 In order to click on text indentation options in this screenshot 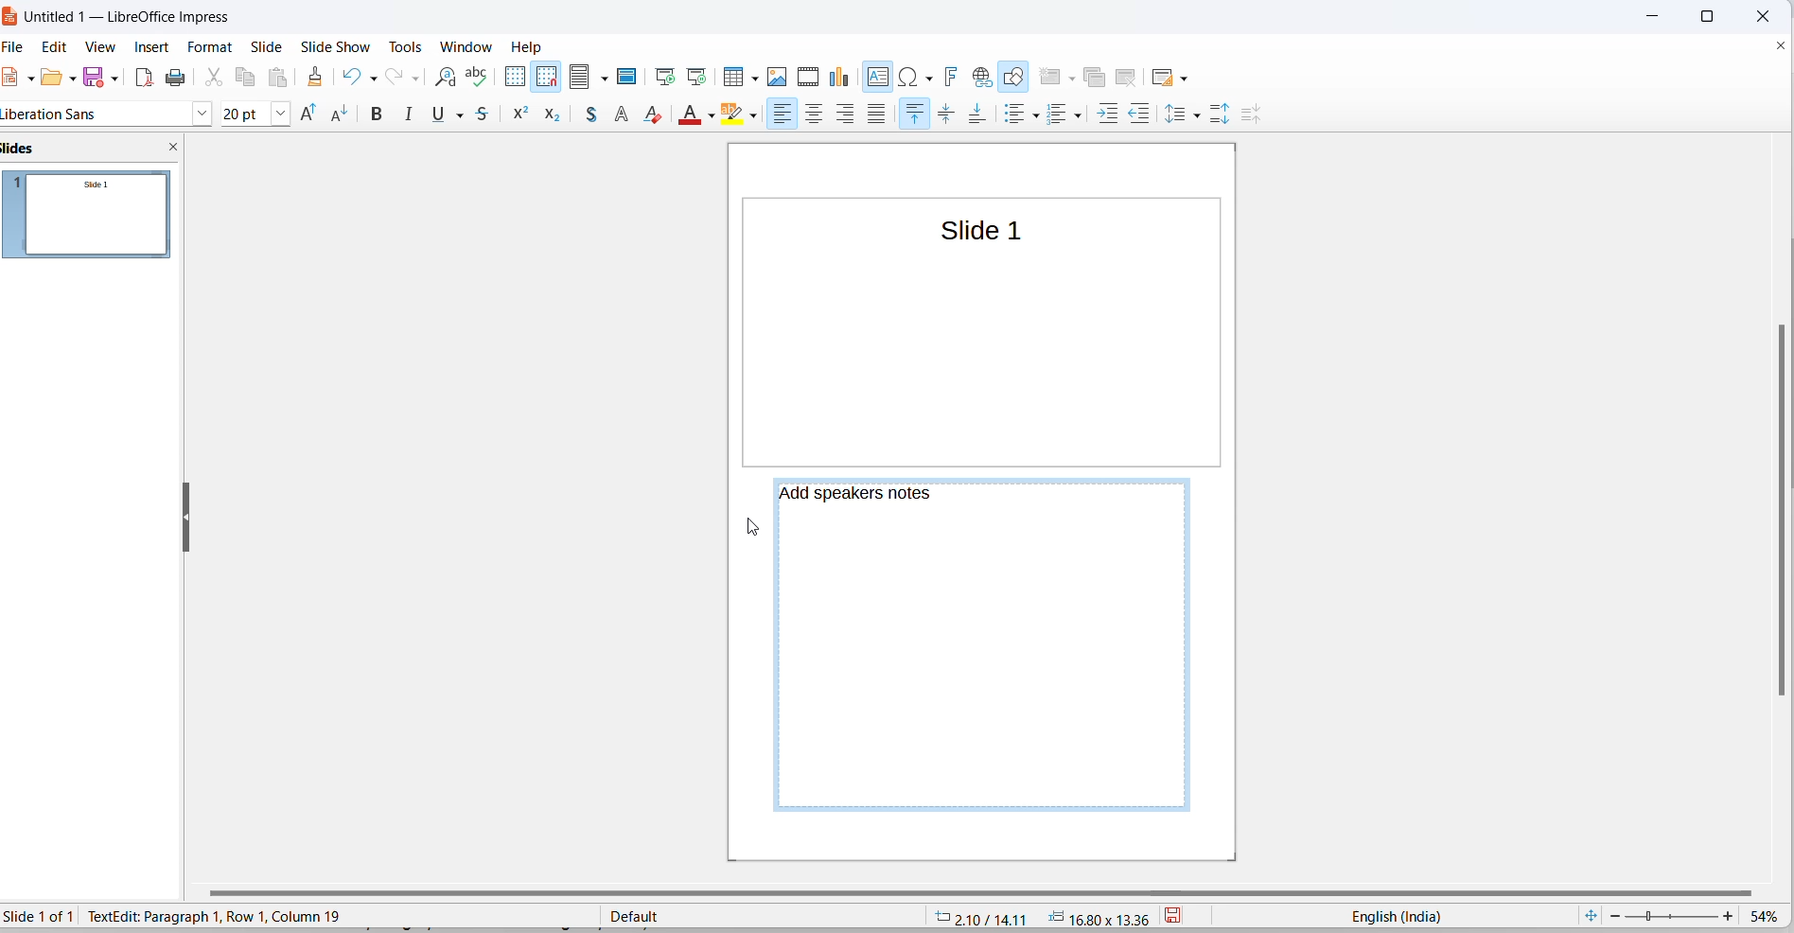, I will do `click(1179, 116)`.